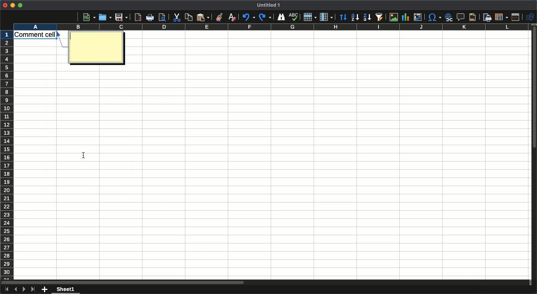  I want to click on Insert edit or pivot table, so click(418, 17).